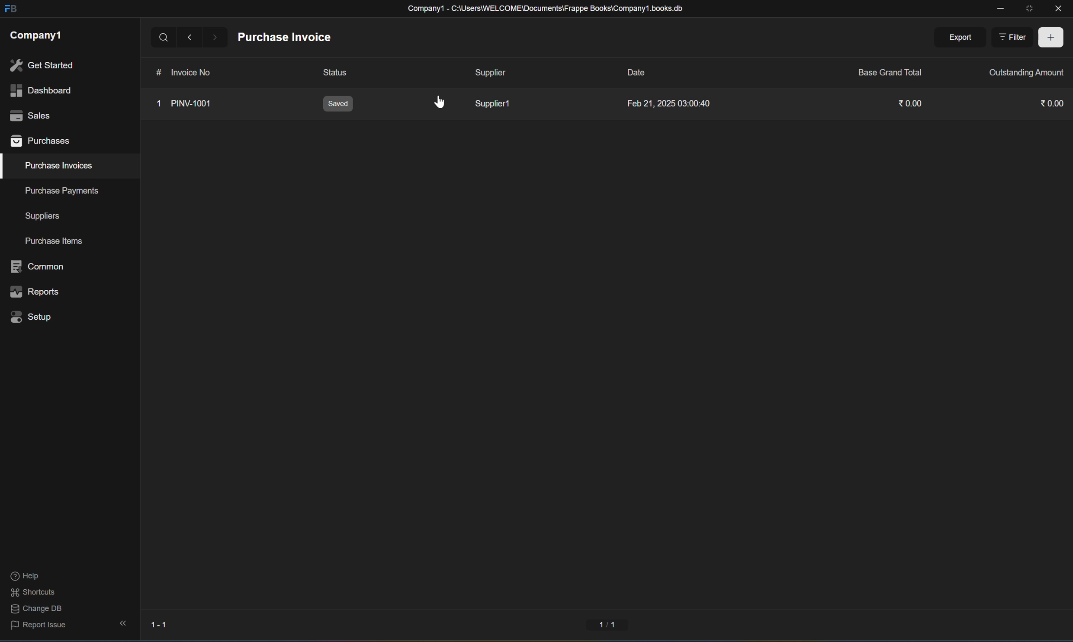  I want to click on report issue, so click(39, 628).